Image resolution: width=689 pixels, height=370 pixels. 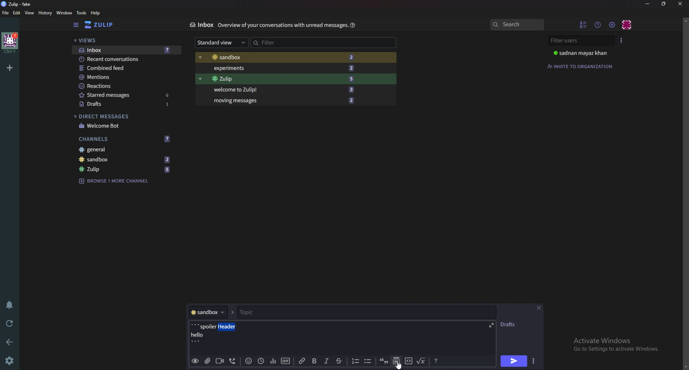 What do you see at coordinates (534, 361) in the screenshot?
I see `Send options` at bounding box center [534, 361].